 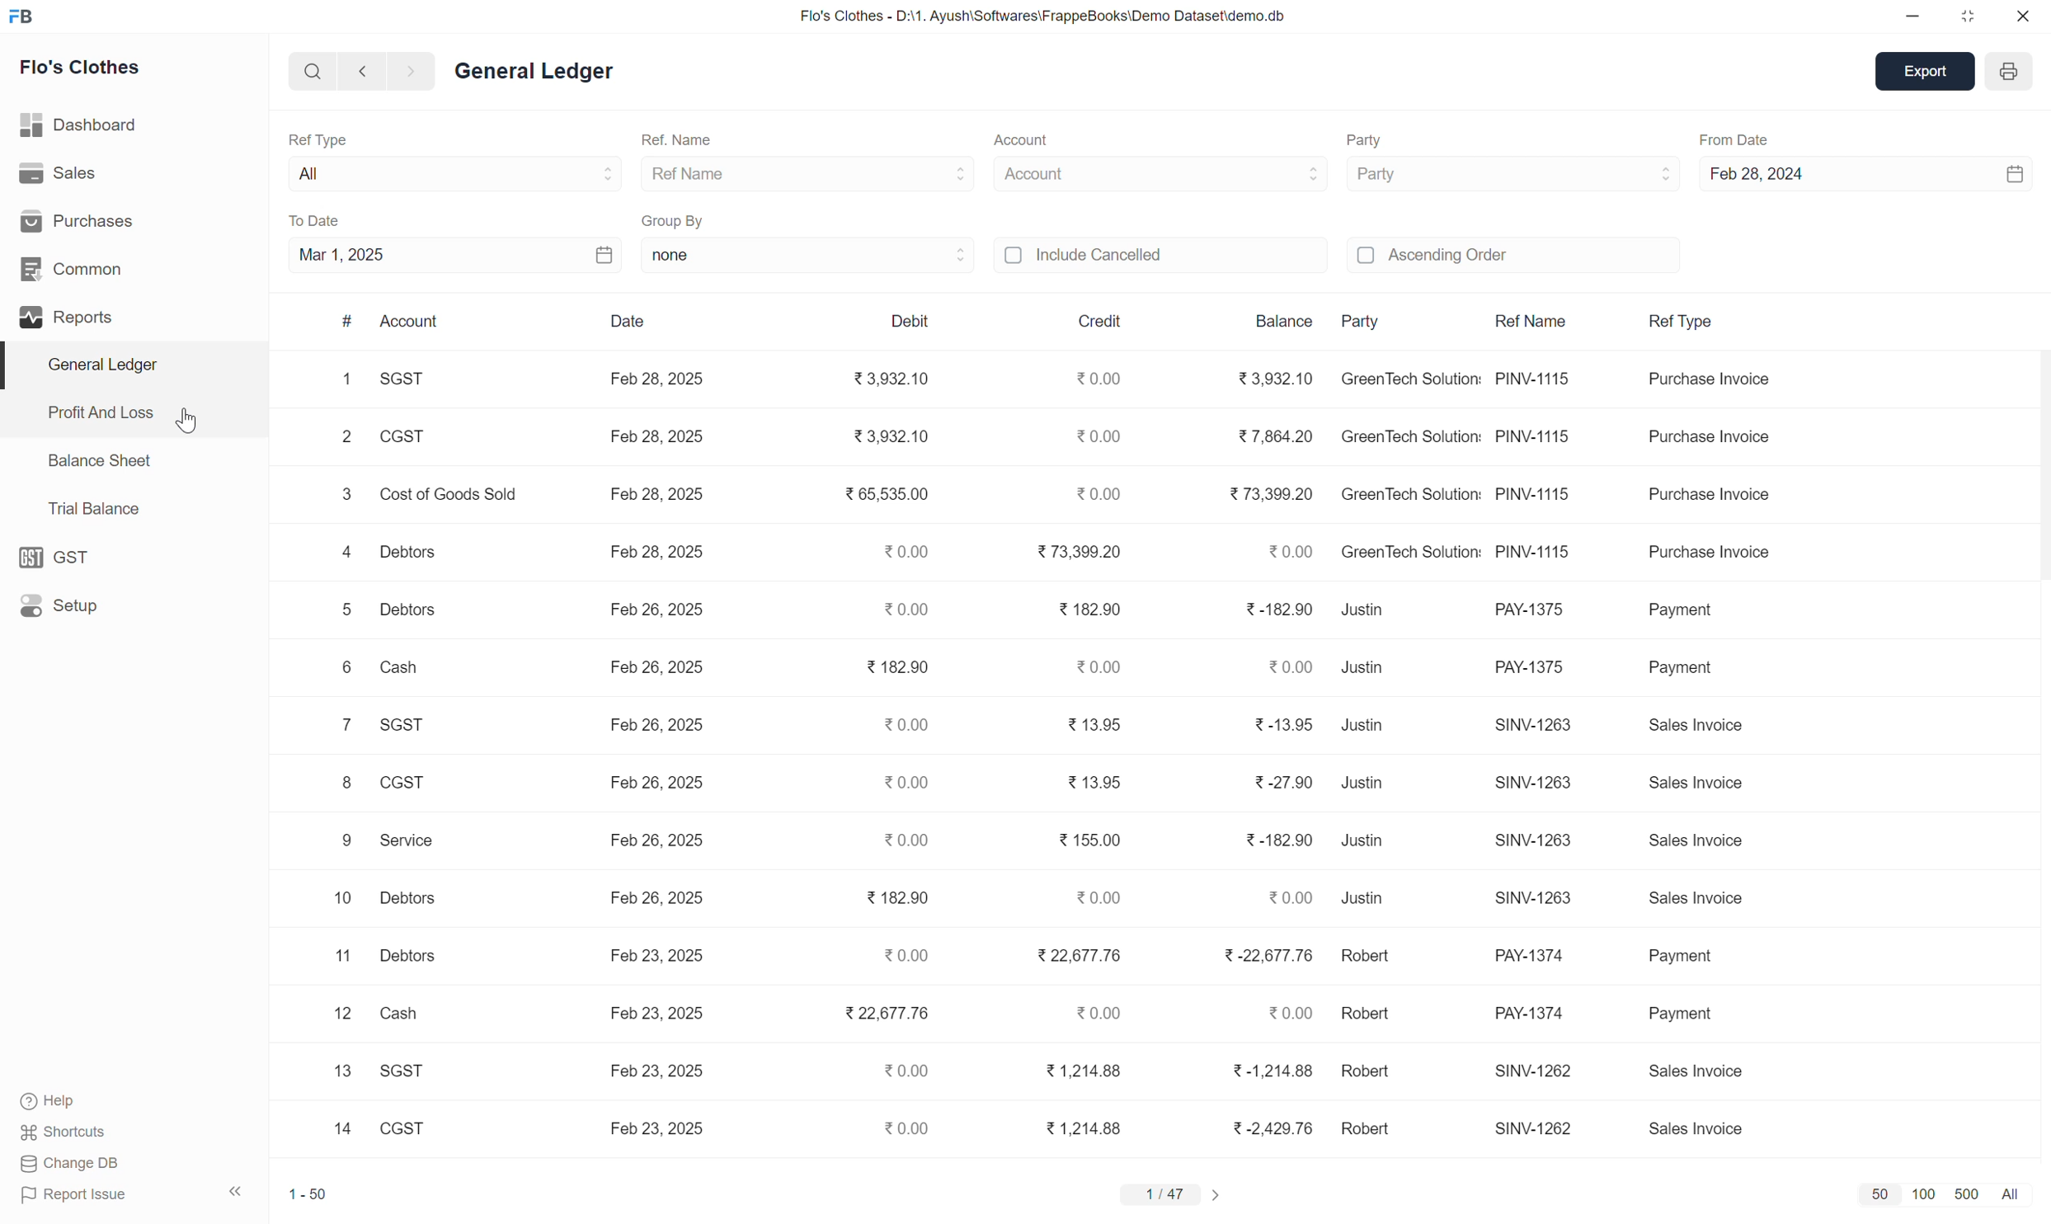 I want to click on Party, so click(x=1385, y=324).